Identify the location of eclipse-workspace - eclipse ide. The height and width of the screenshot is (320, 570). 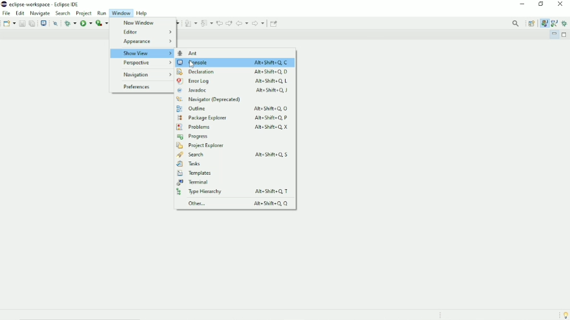
(48, 4).